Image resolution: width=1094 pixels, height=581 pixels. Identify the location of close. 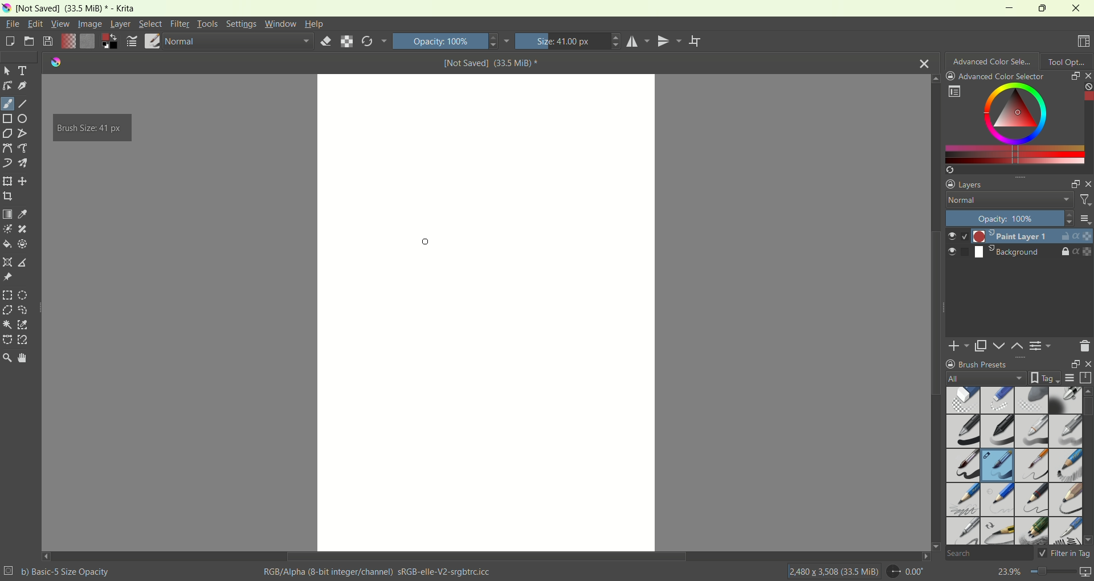
(1086, 364).